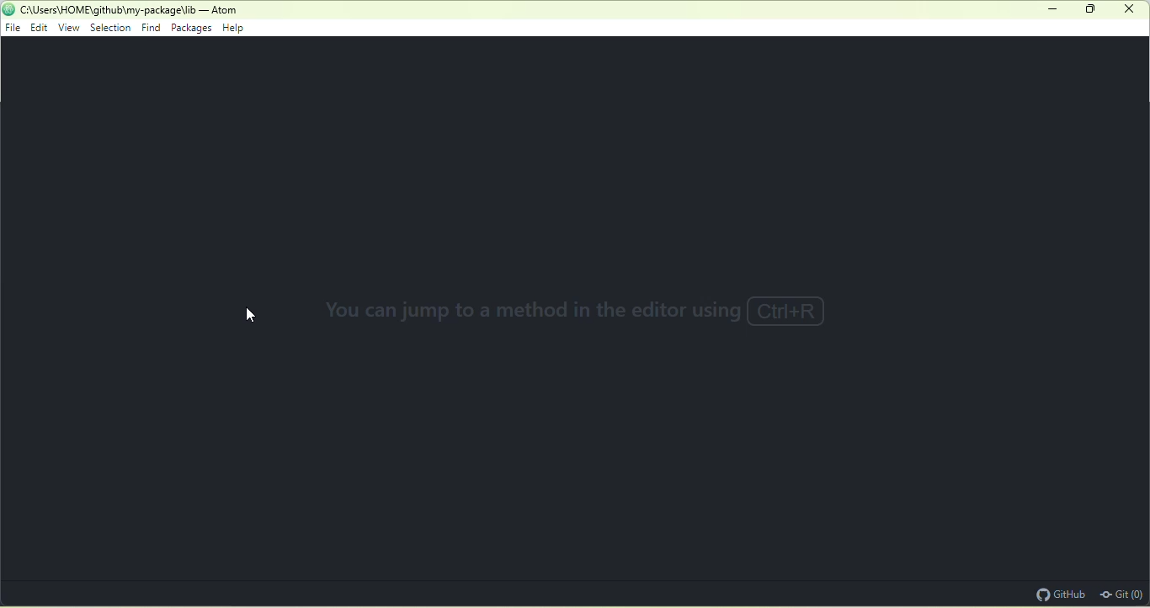 This screenshot has width=1150, height=608. Describe the element at coordinates (1054, 10) in the screenshot. I see `minimize` at that location.